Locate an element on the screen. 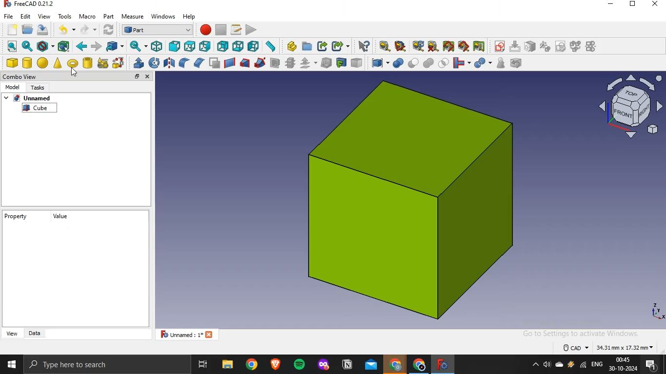 The image size is (666, 374). sweep is located at coordinates (259, 63).